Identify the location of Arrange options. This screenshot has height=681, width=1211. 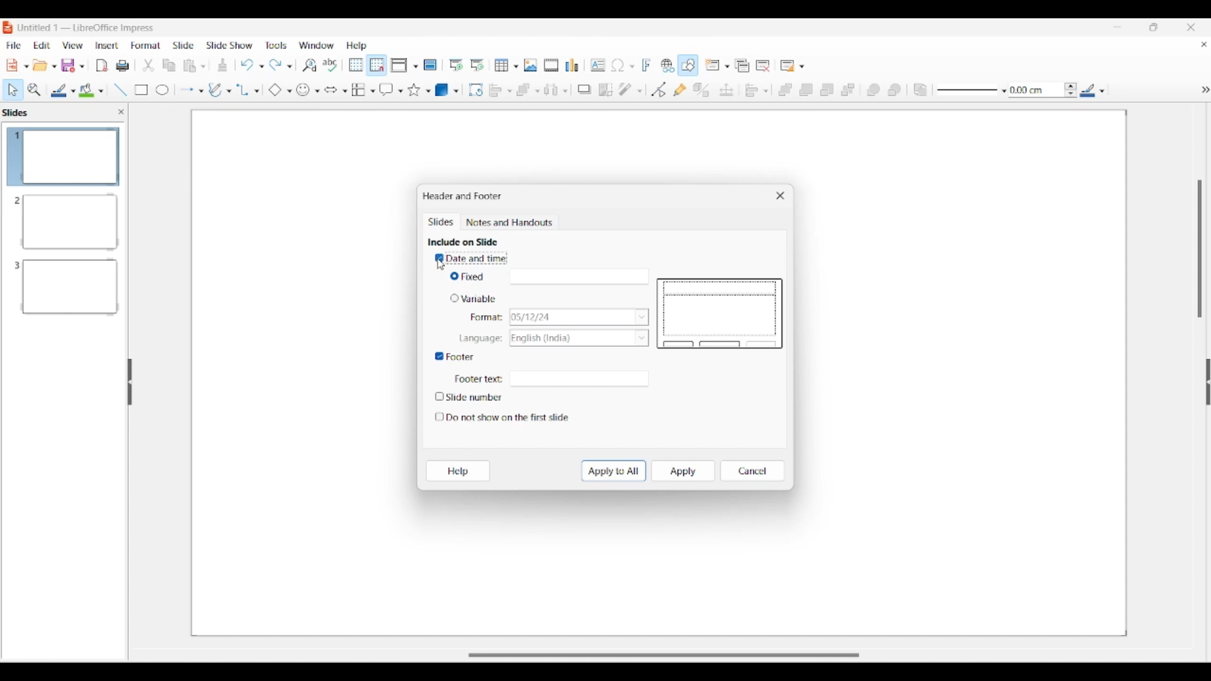
(527, 90).